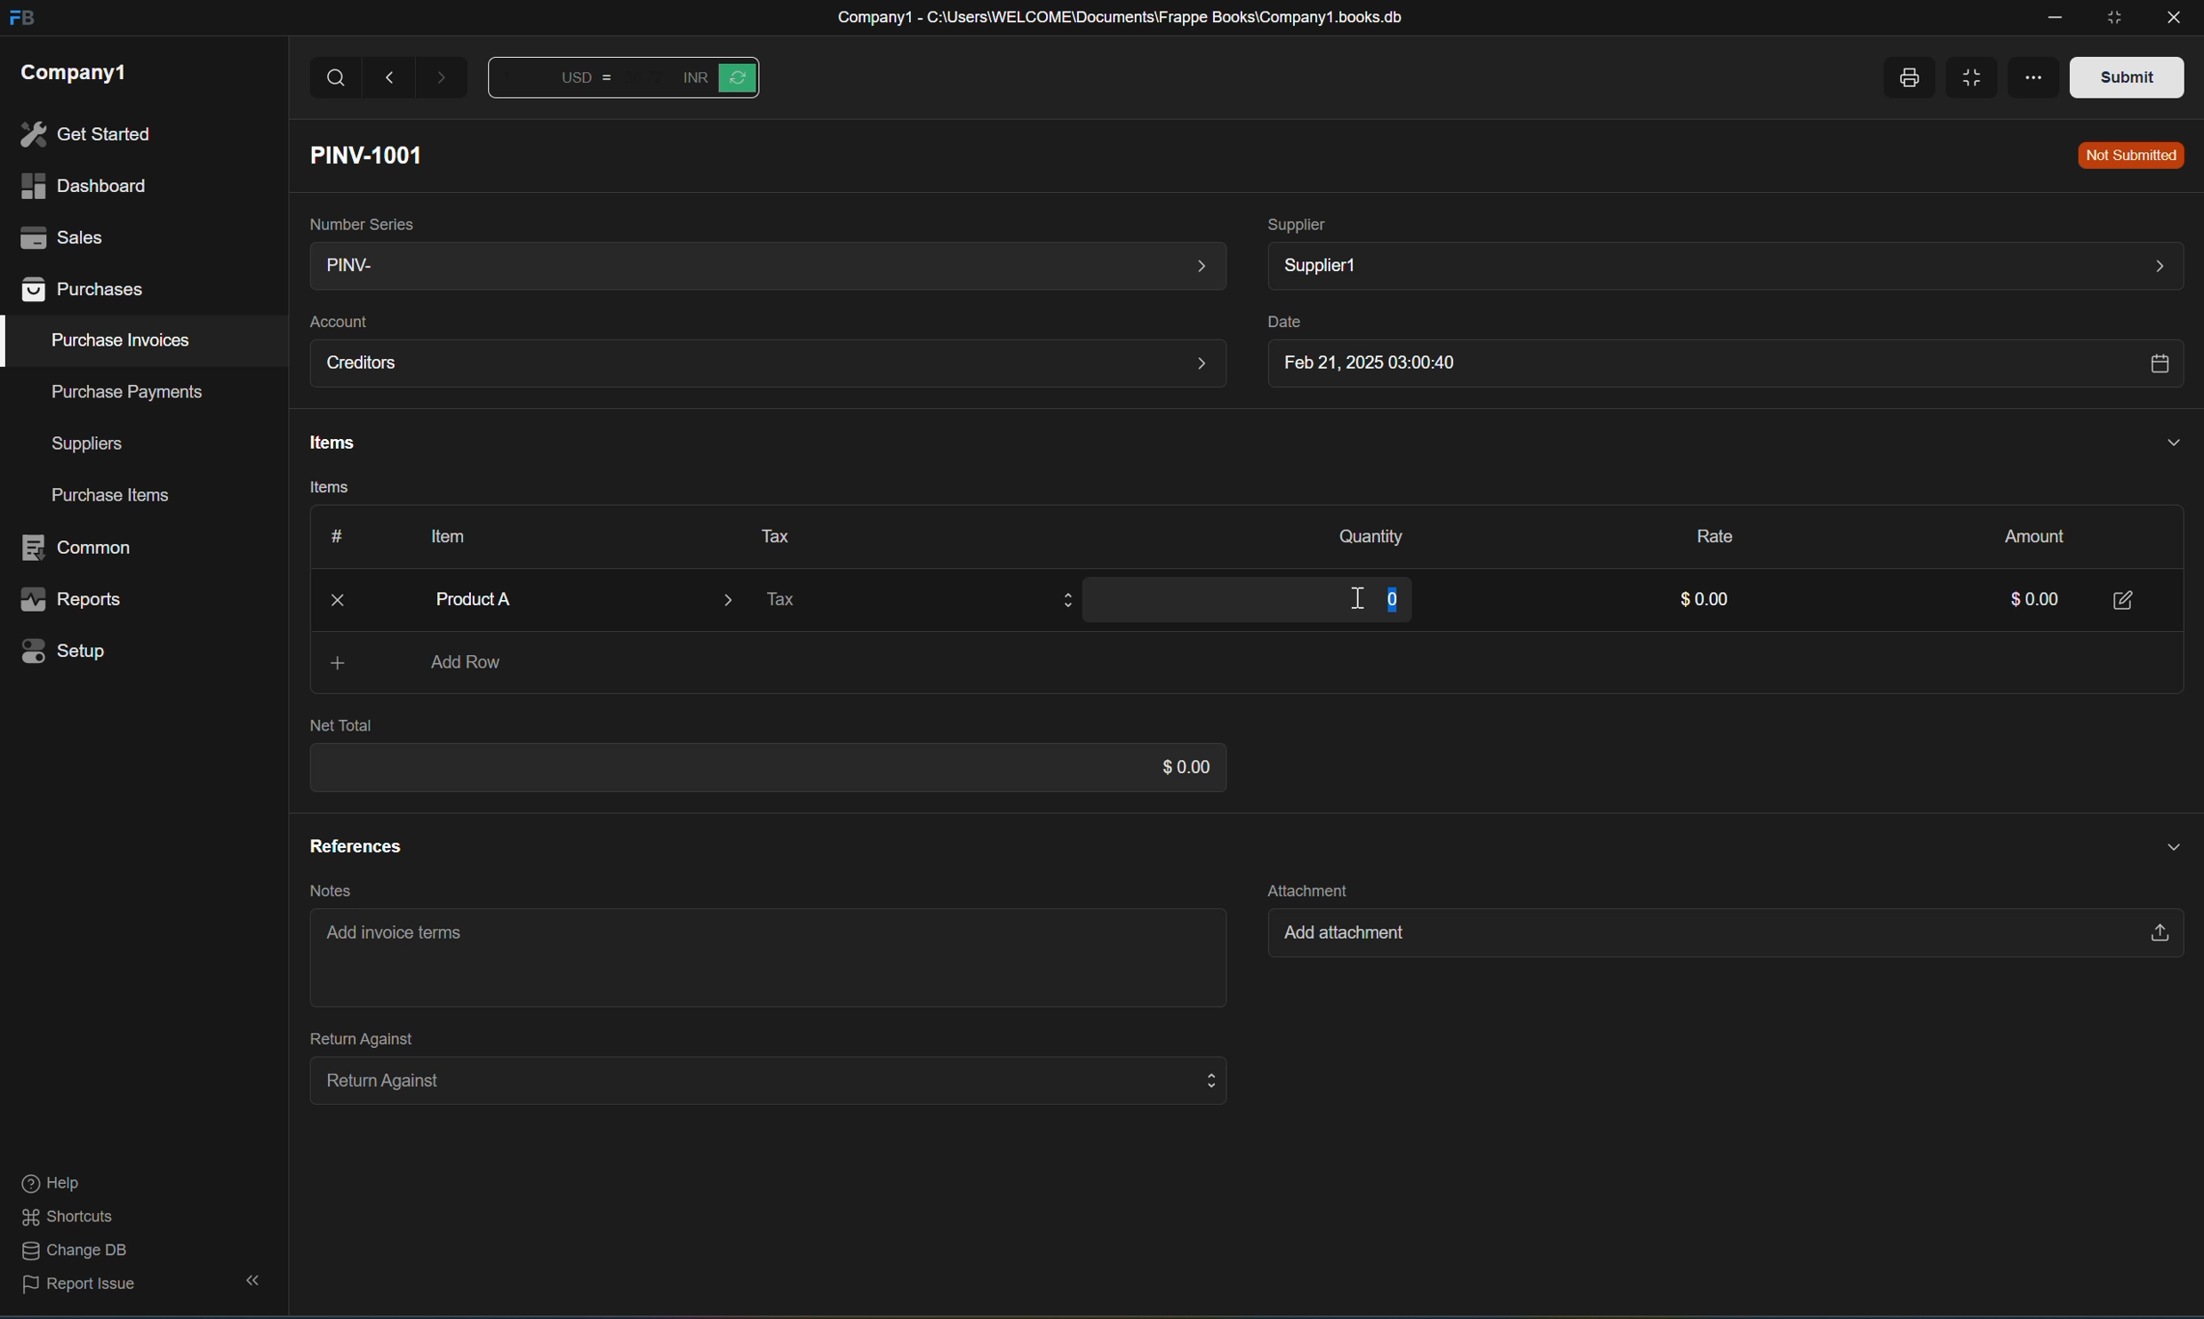 This screenshot has height=1319, width=2204. Describe the element at coordinates (115, 497) in the screenshot. I see `purchase items` at that location.